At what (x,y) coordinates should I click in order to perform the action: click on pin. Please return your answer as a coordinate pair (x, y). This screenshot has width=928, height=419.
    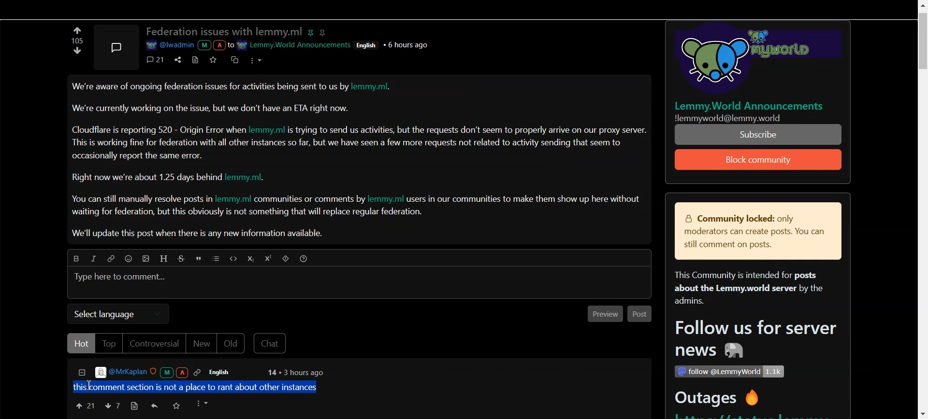
    Looking at the image, I should click on (312, 31).